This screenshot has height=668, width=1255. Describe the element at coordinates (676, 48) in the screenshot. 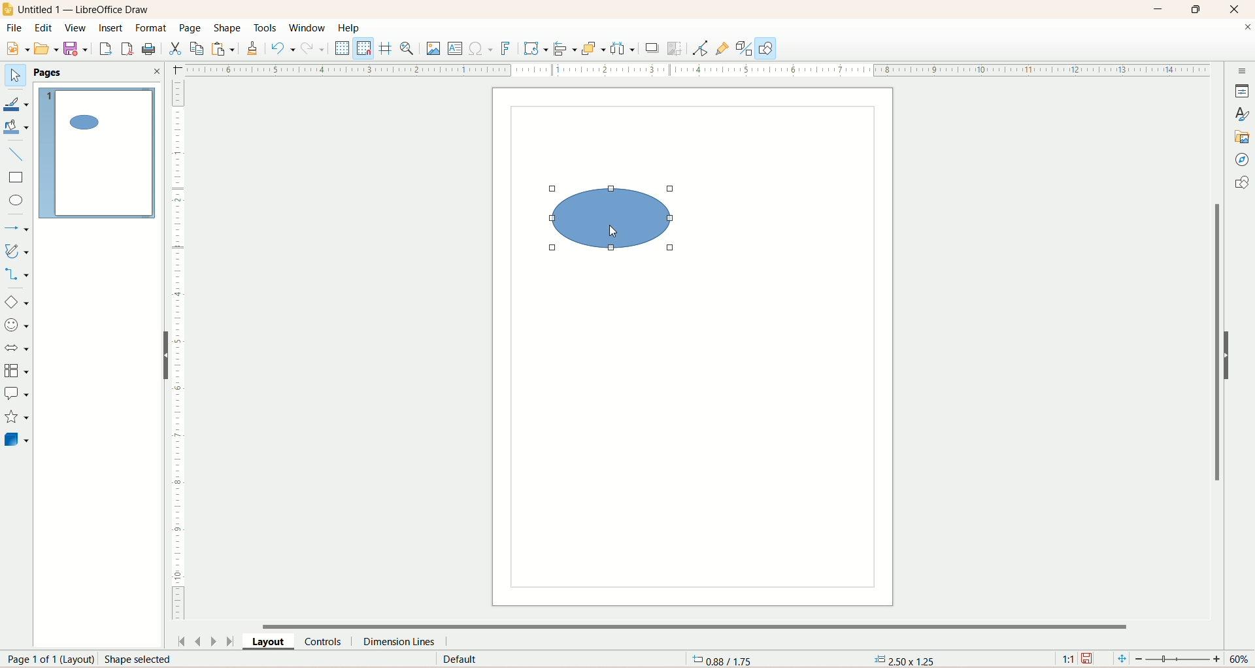

I see `crop image` at that location.